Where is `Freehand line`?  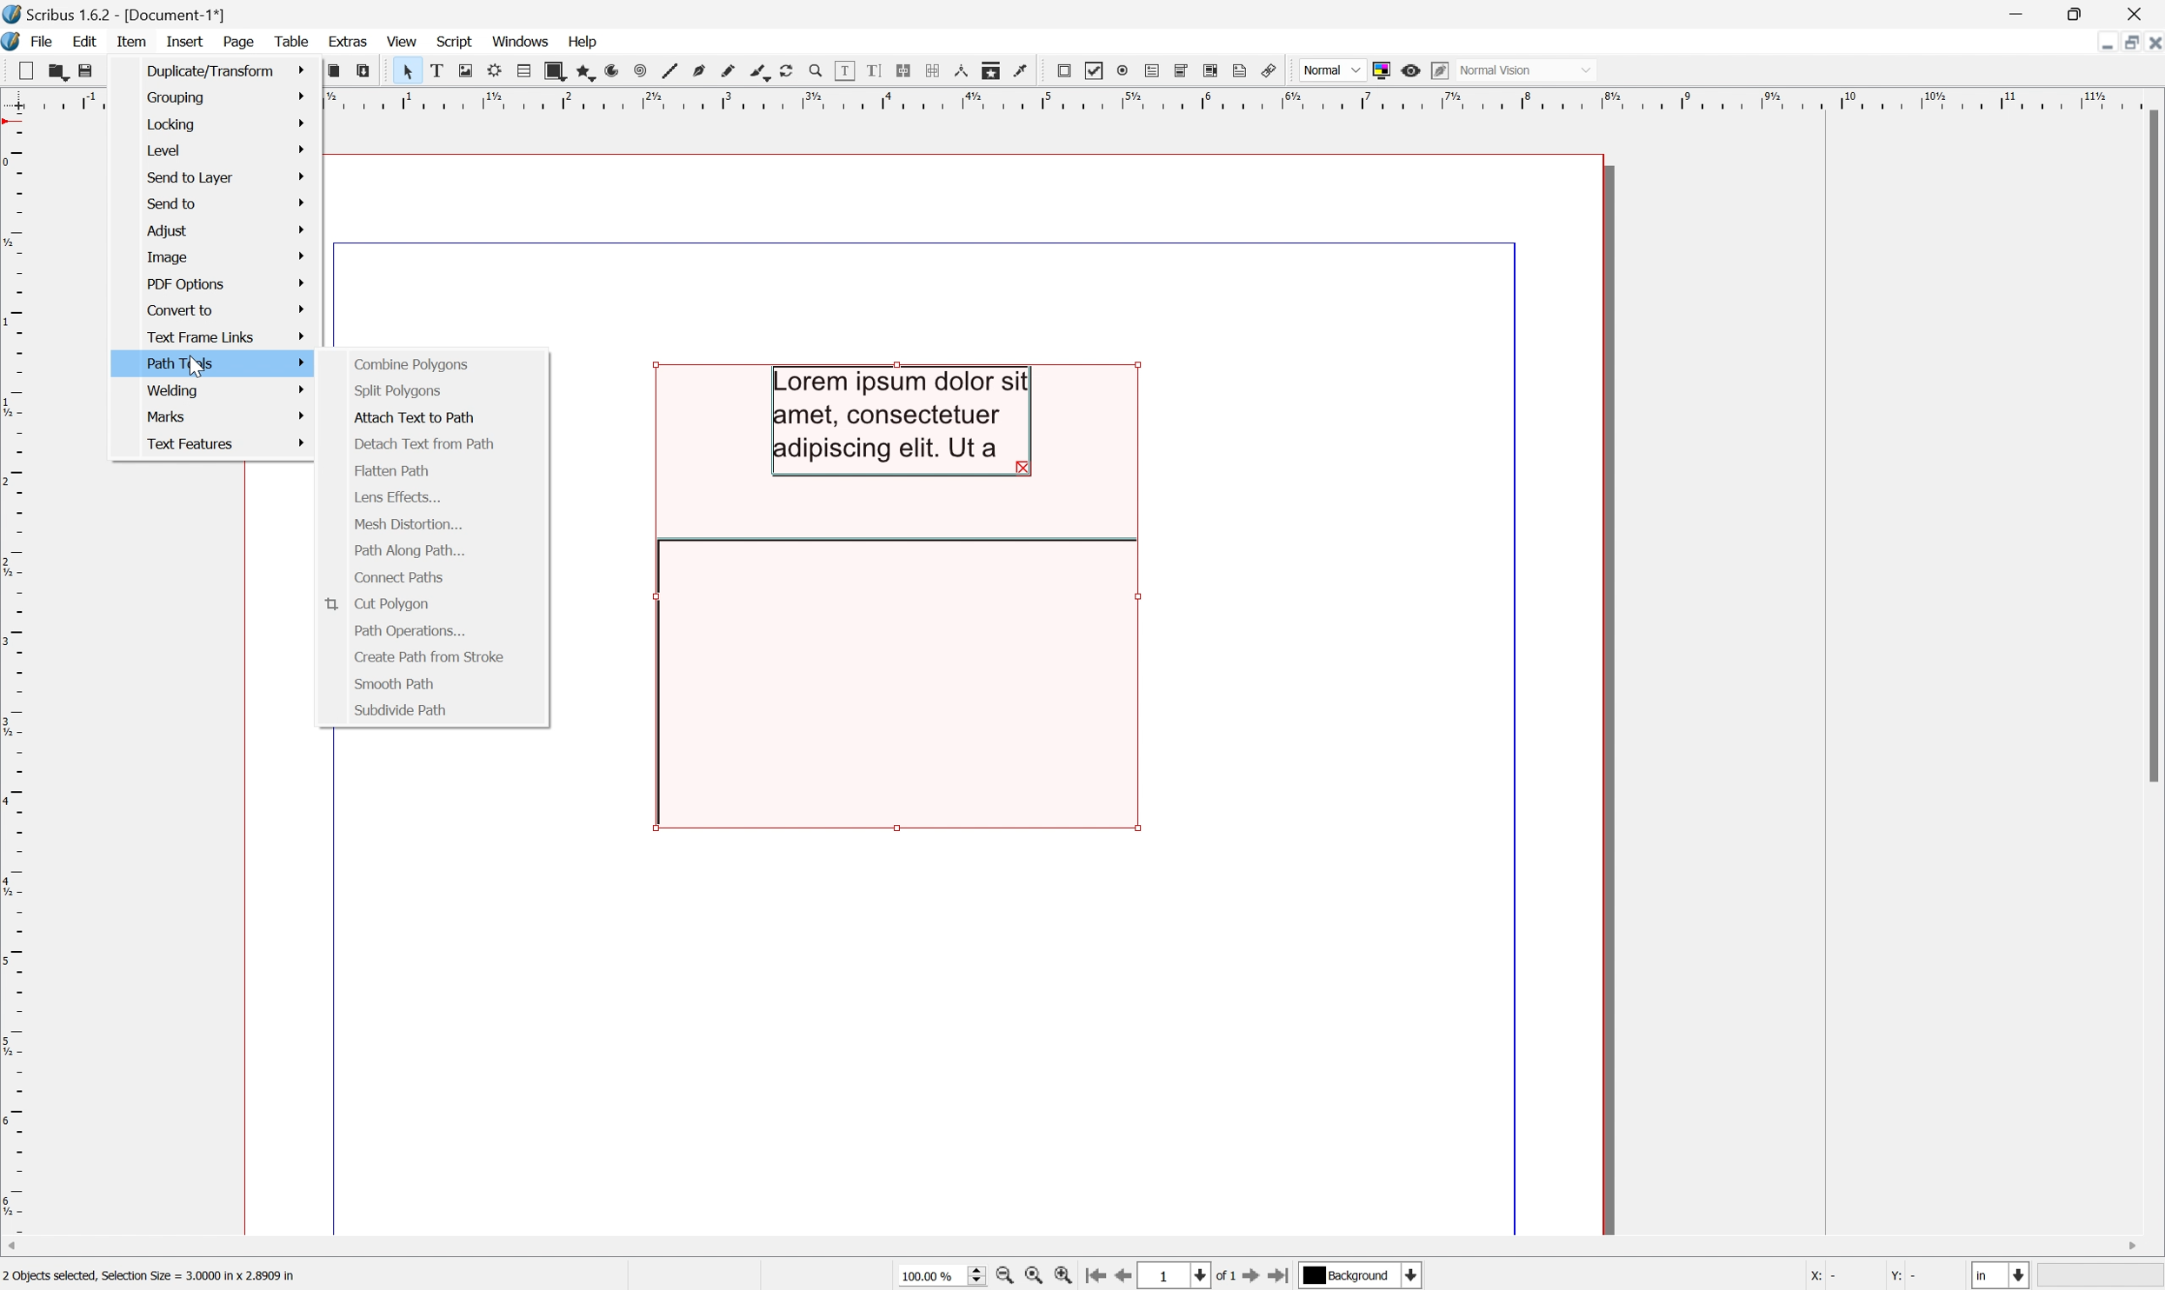
Freehand line is located at coordinates (727, 73).